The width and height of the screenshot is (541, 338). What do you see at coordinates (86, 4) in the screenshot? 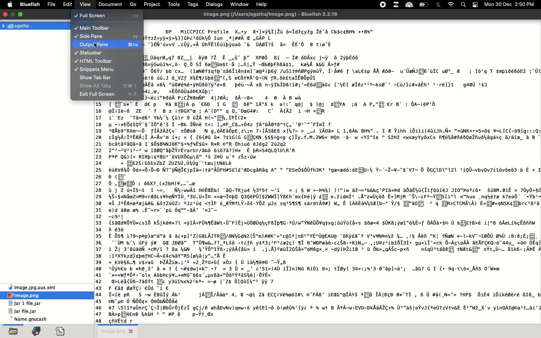
I see `view` at bounding box center [86, 4].